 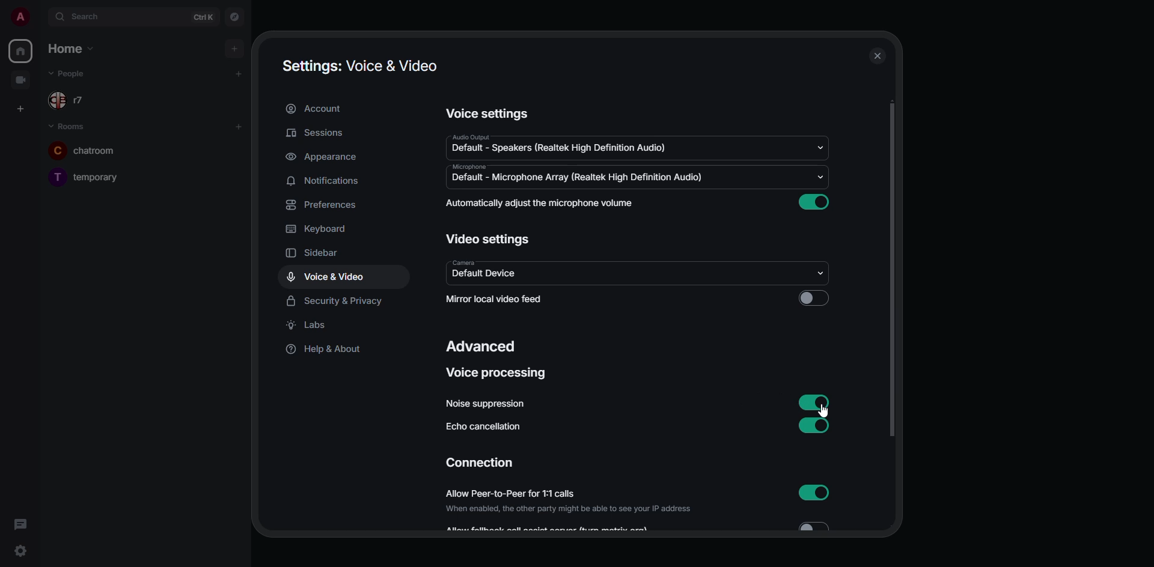 What do you see at coordinates (499, 373) in the screenshot?
I see `voice processing` at bounding box center [499, 373].